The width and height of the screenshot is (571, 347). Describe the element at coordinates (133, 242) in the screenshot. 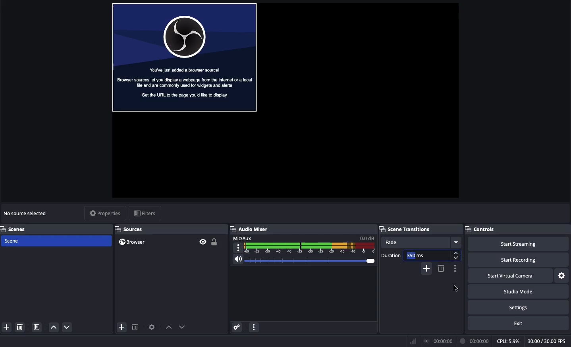

I see `Browser` at that location.